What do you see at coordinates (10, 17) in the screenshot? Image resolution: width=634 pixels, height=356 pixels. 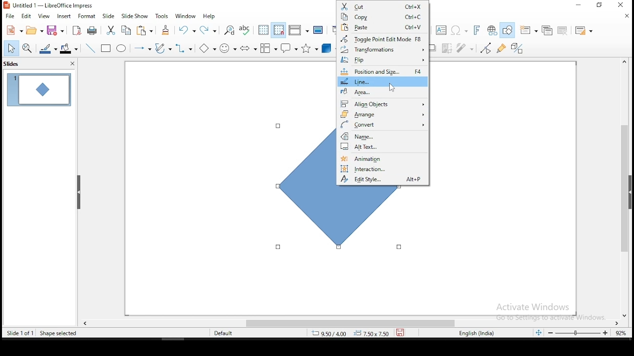 I see `file` at bounding box center [10, 17].